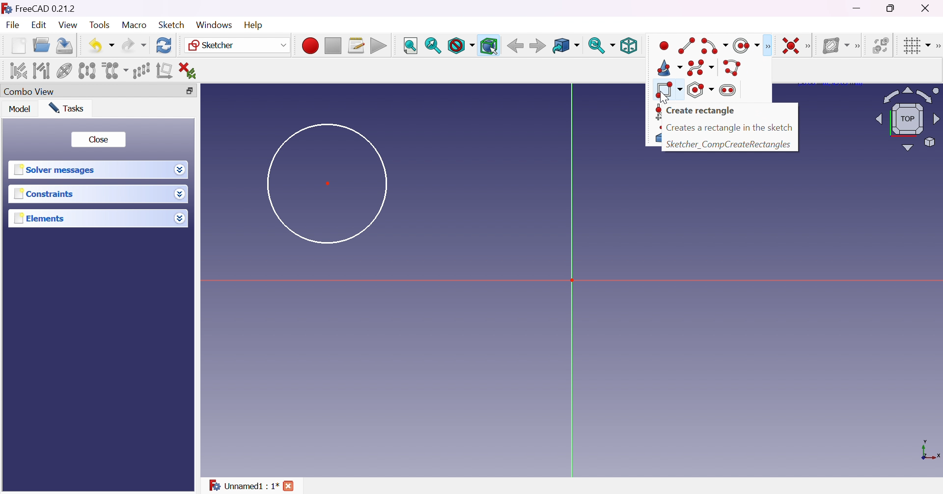 Image resolution: width=943 pixels, height=494 pixels. What do you see at coordinates (490, 46) in the screenshot?
I see `Bounding box` at bounding box center [490, 46].